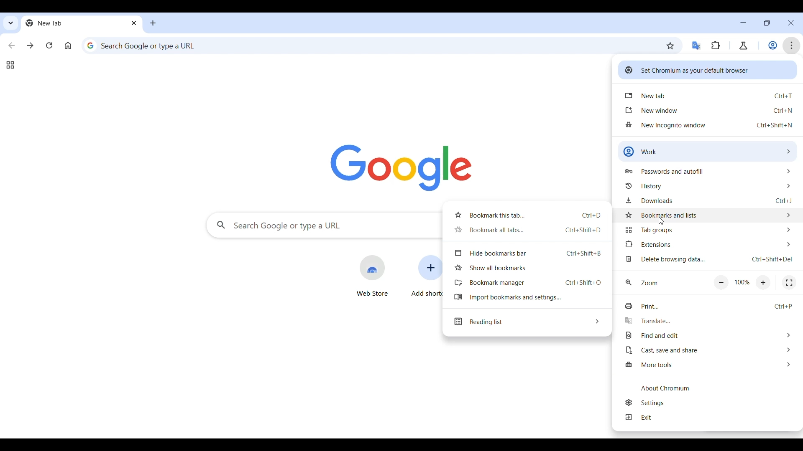  What do you see at coordinates (153, 23) in the screenshot?
I see `Add new tab` at bounding box center [153, 23].